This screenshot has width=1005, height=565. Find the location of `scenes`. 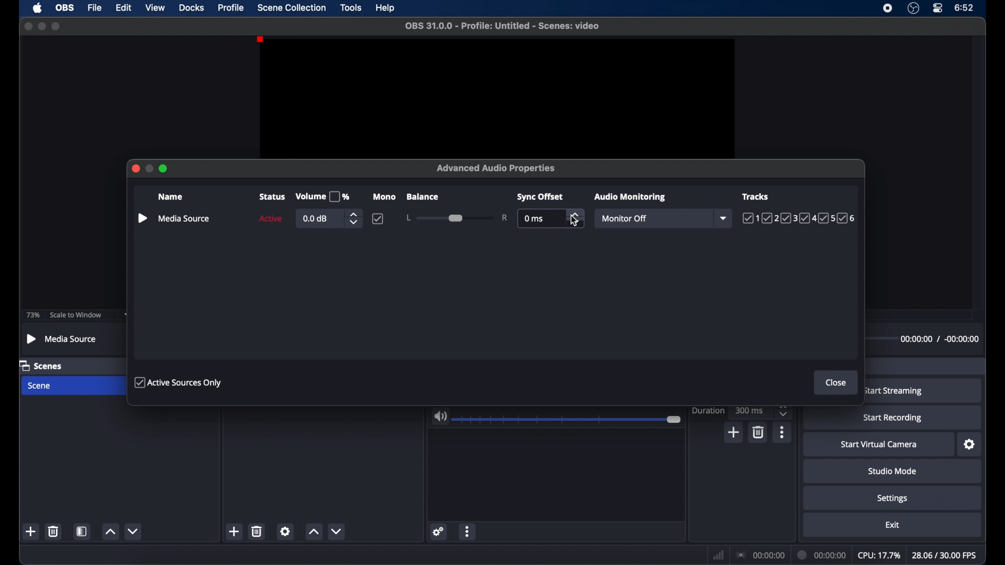

scenes is located at coordinates (41, 365).